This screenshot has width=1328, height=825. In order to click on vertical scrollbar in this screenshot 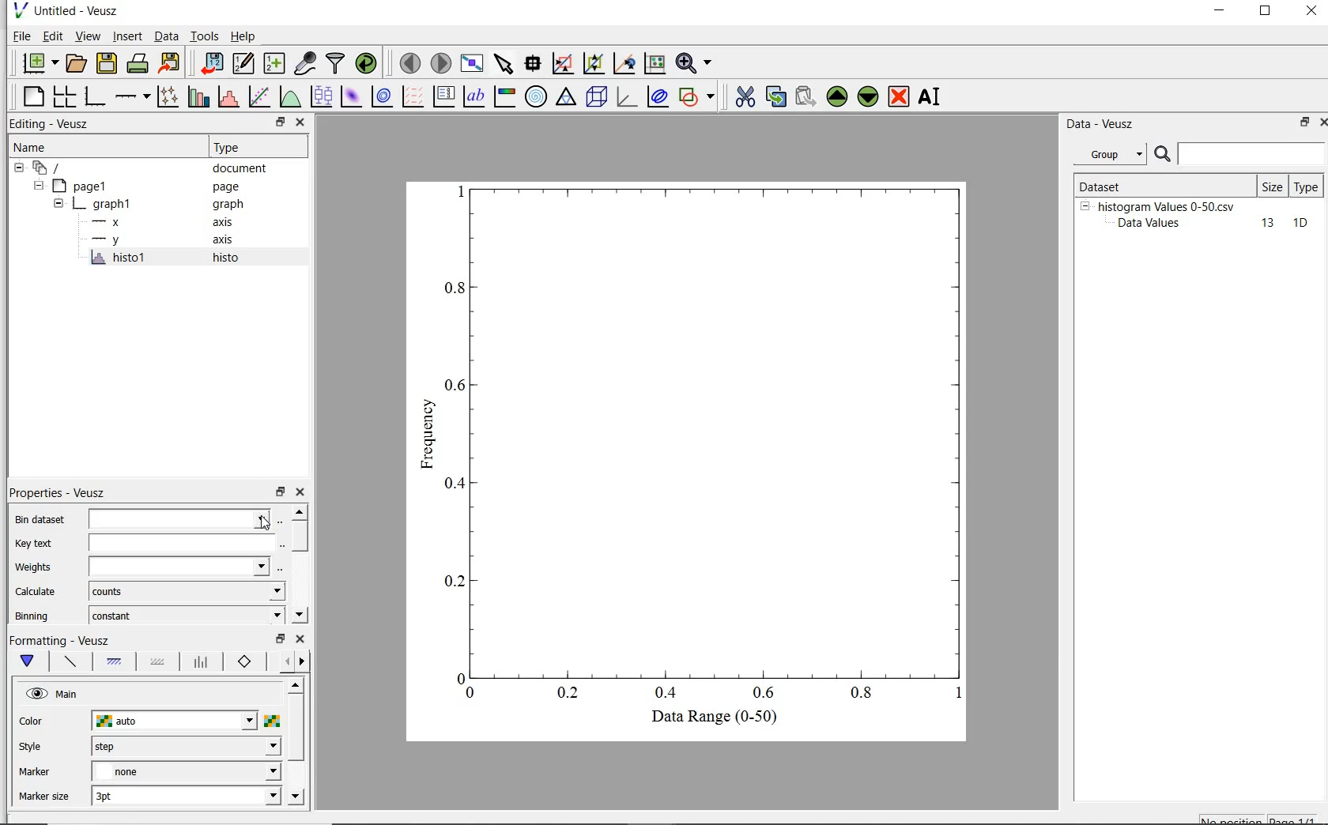, I will do `click(300, 537)`.